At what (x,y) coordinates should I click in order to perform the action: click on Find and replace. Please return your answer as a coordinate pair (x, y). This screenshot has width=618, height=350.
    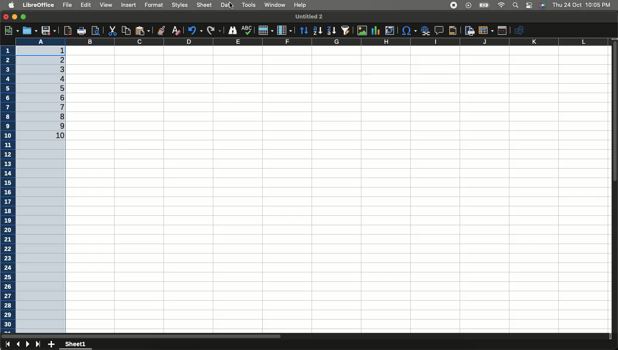
    Looking at the image, I should click on (233, 30).